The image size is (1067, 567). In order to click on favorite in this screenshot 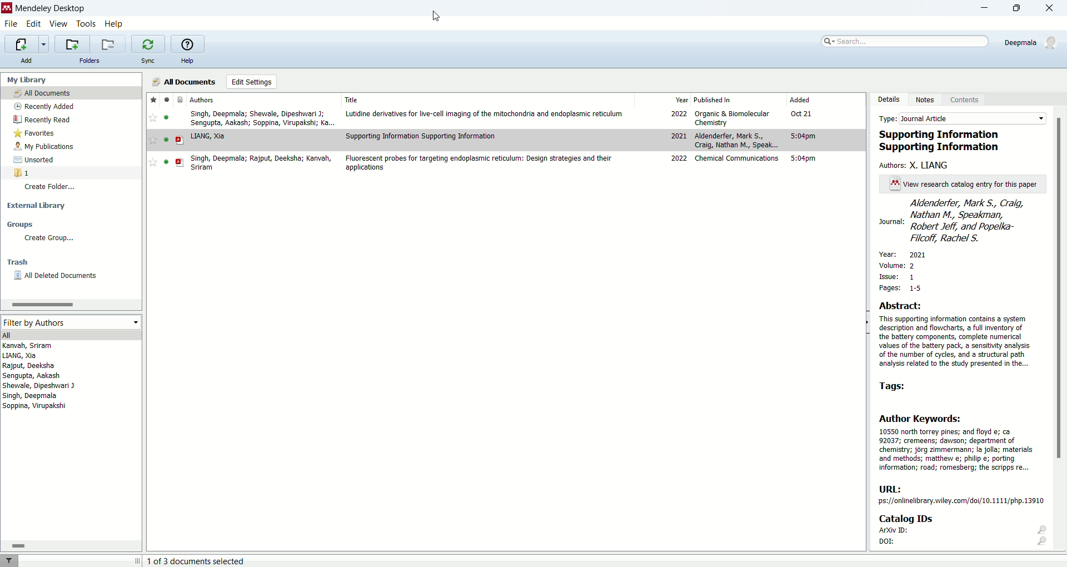, I will do `click(152, 162)`.